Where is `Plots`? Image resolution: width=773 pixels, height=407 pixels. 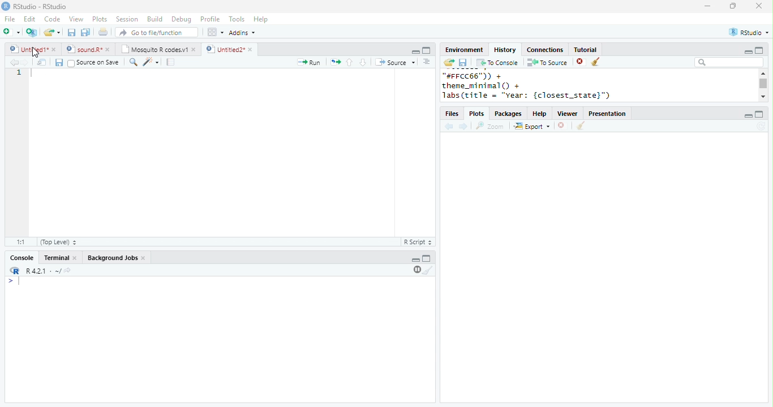 Plots is located at coordinates (100, 19).